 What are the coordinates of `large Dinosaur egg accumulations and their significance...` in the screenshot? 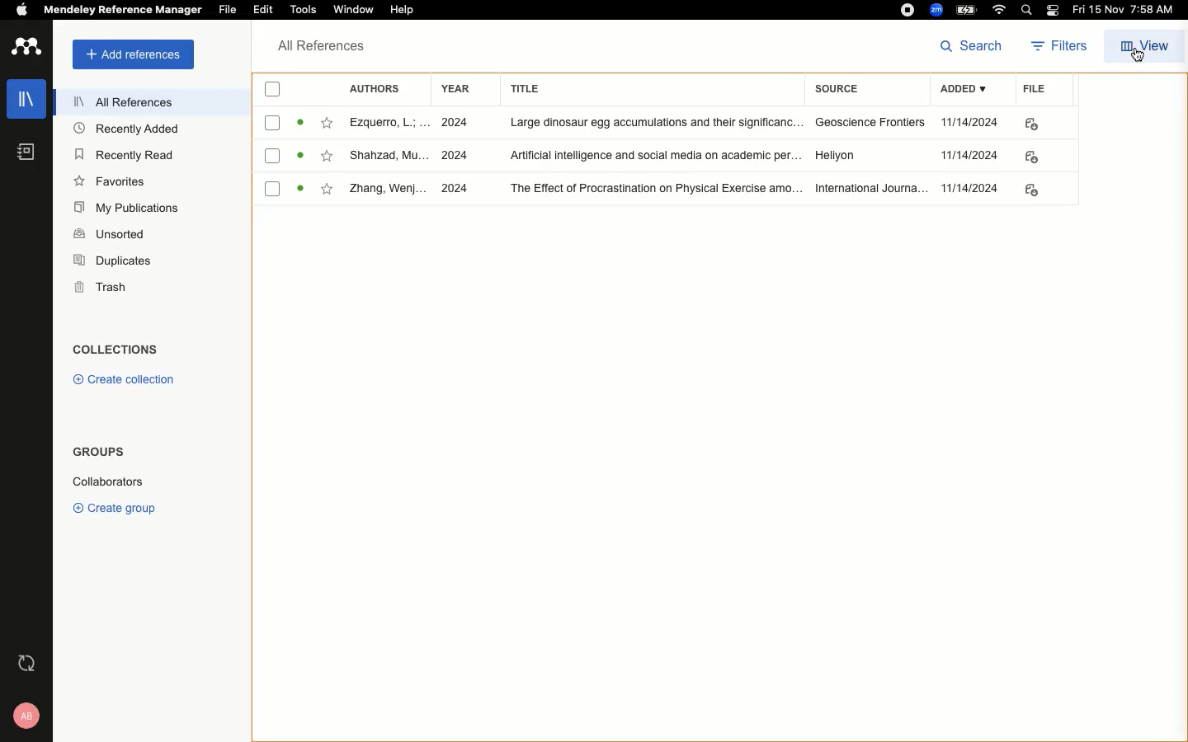 It's located at (648, 123).